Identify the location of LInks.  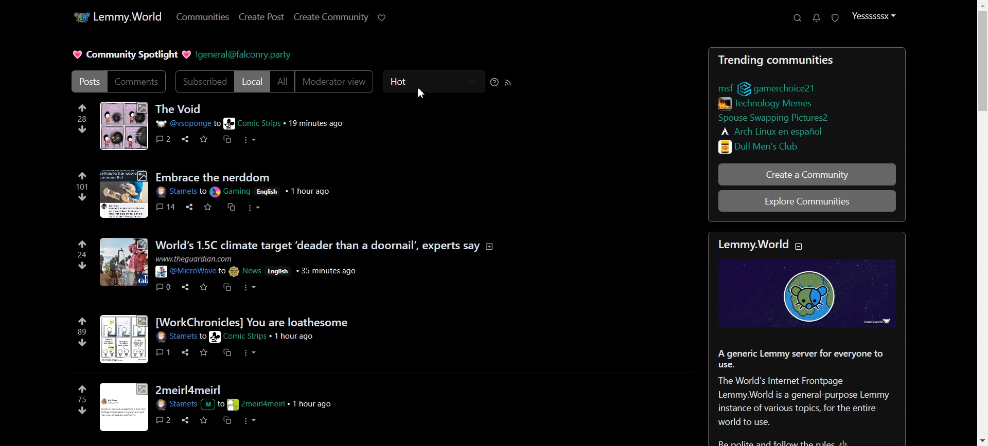
(771, 131).